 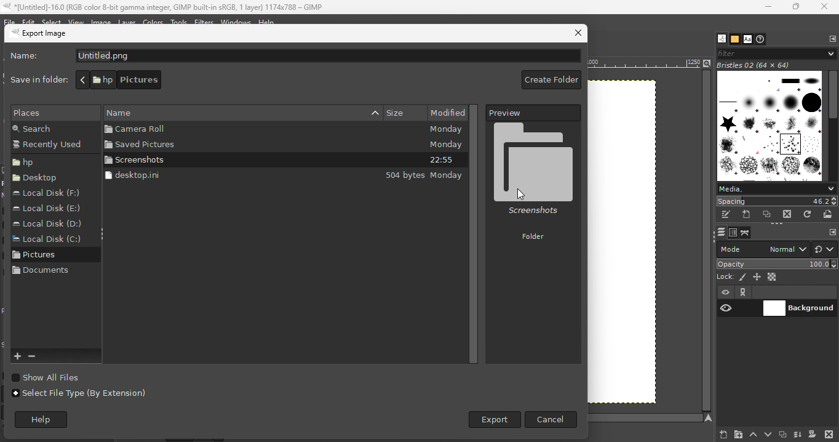 I want to click on Create folder, so click(x=549, y=81).